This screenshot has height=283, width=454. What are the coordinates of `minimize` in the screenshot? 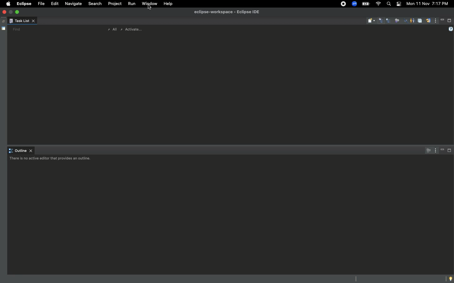 It's located at (11, 12).